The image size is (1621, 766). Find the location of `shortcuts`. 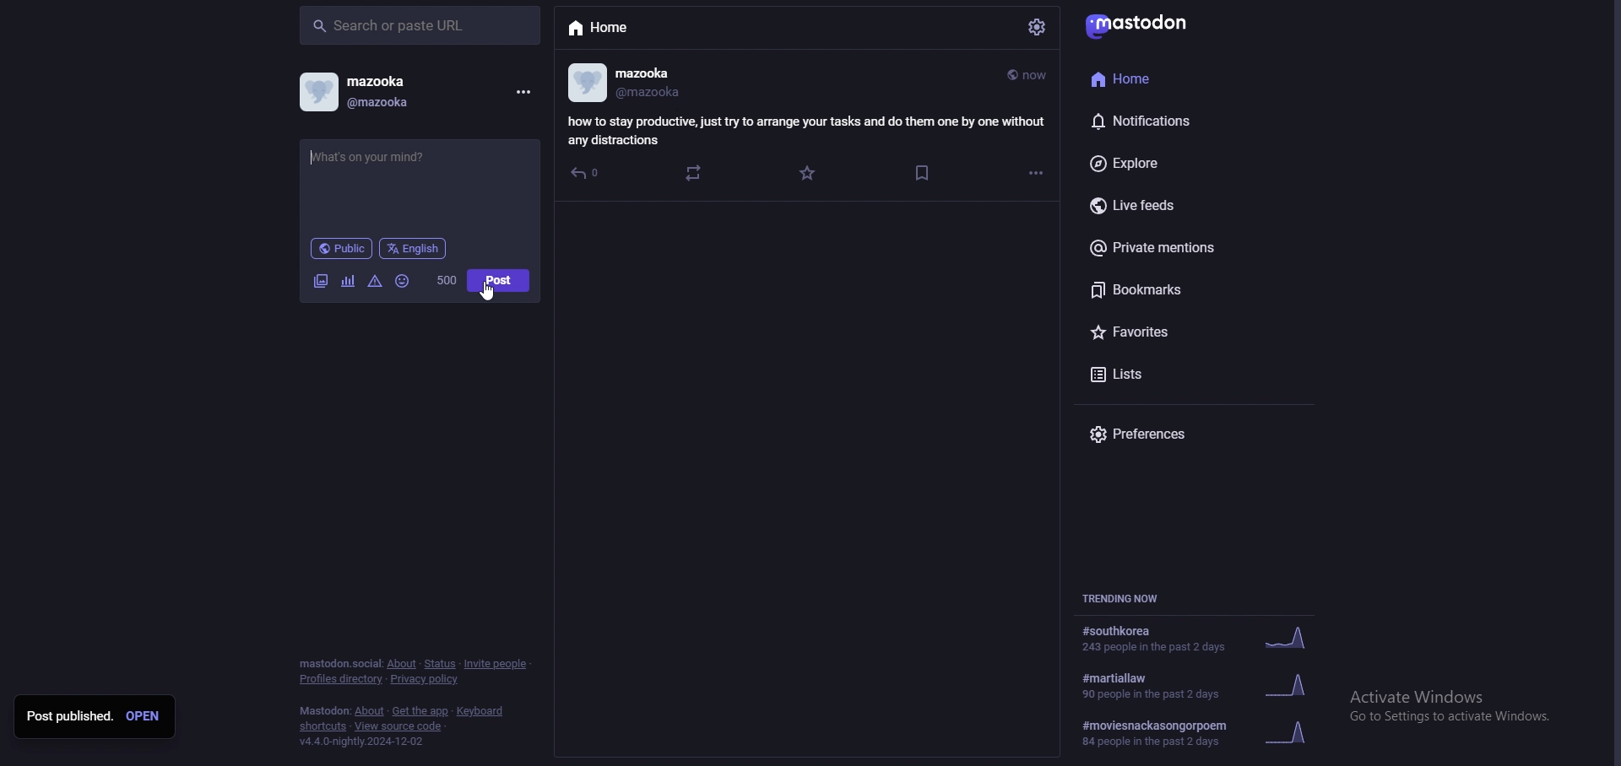

shortcuts is located at coordinates (320, 727).